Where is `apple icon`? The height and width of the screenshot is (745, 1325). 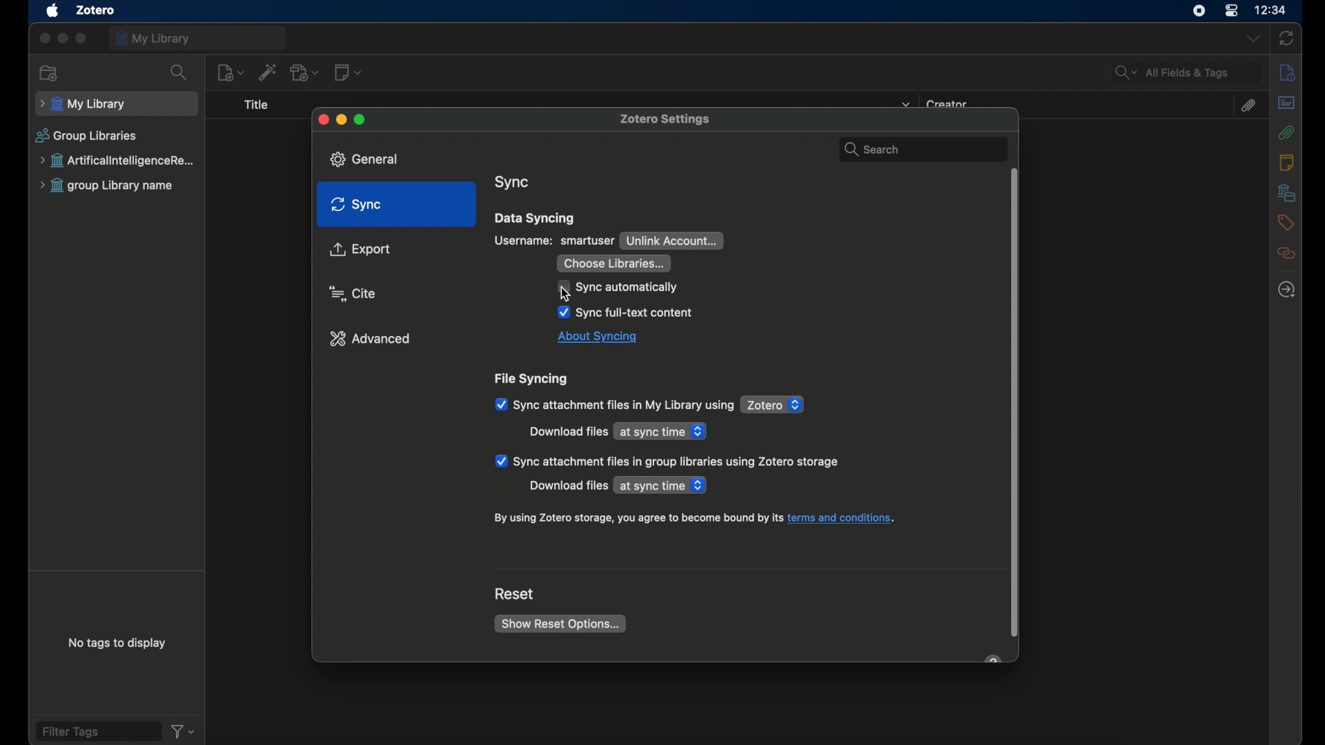 apple icon is located at coordinates (52, 11).